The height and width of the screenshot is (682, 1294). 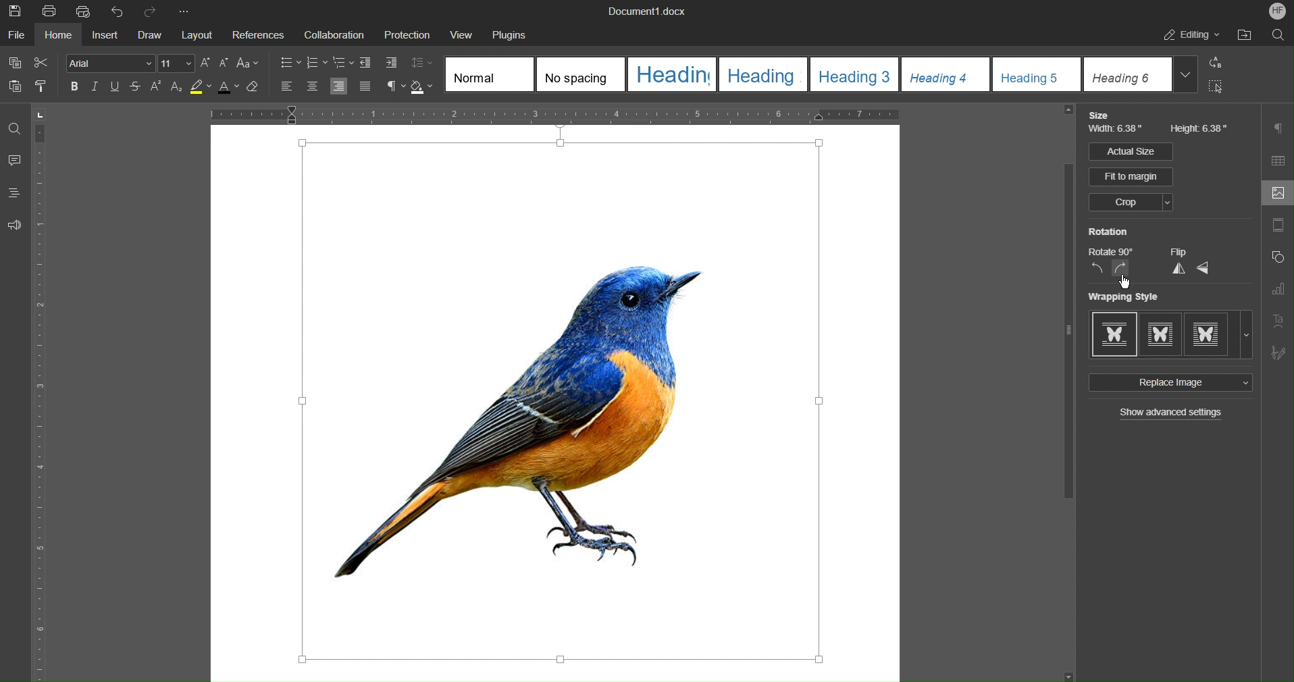 I want to click on Strikethrough, so click(x=136, y=88).